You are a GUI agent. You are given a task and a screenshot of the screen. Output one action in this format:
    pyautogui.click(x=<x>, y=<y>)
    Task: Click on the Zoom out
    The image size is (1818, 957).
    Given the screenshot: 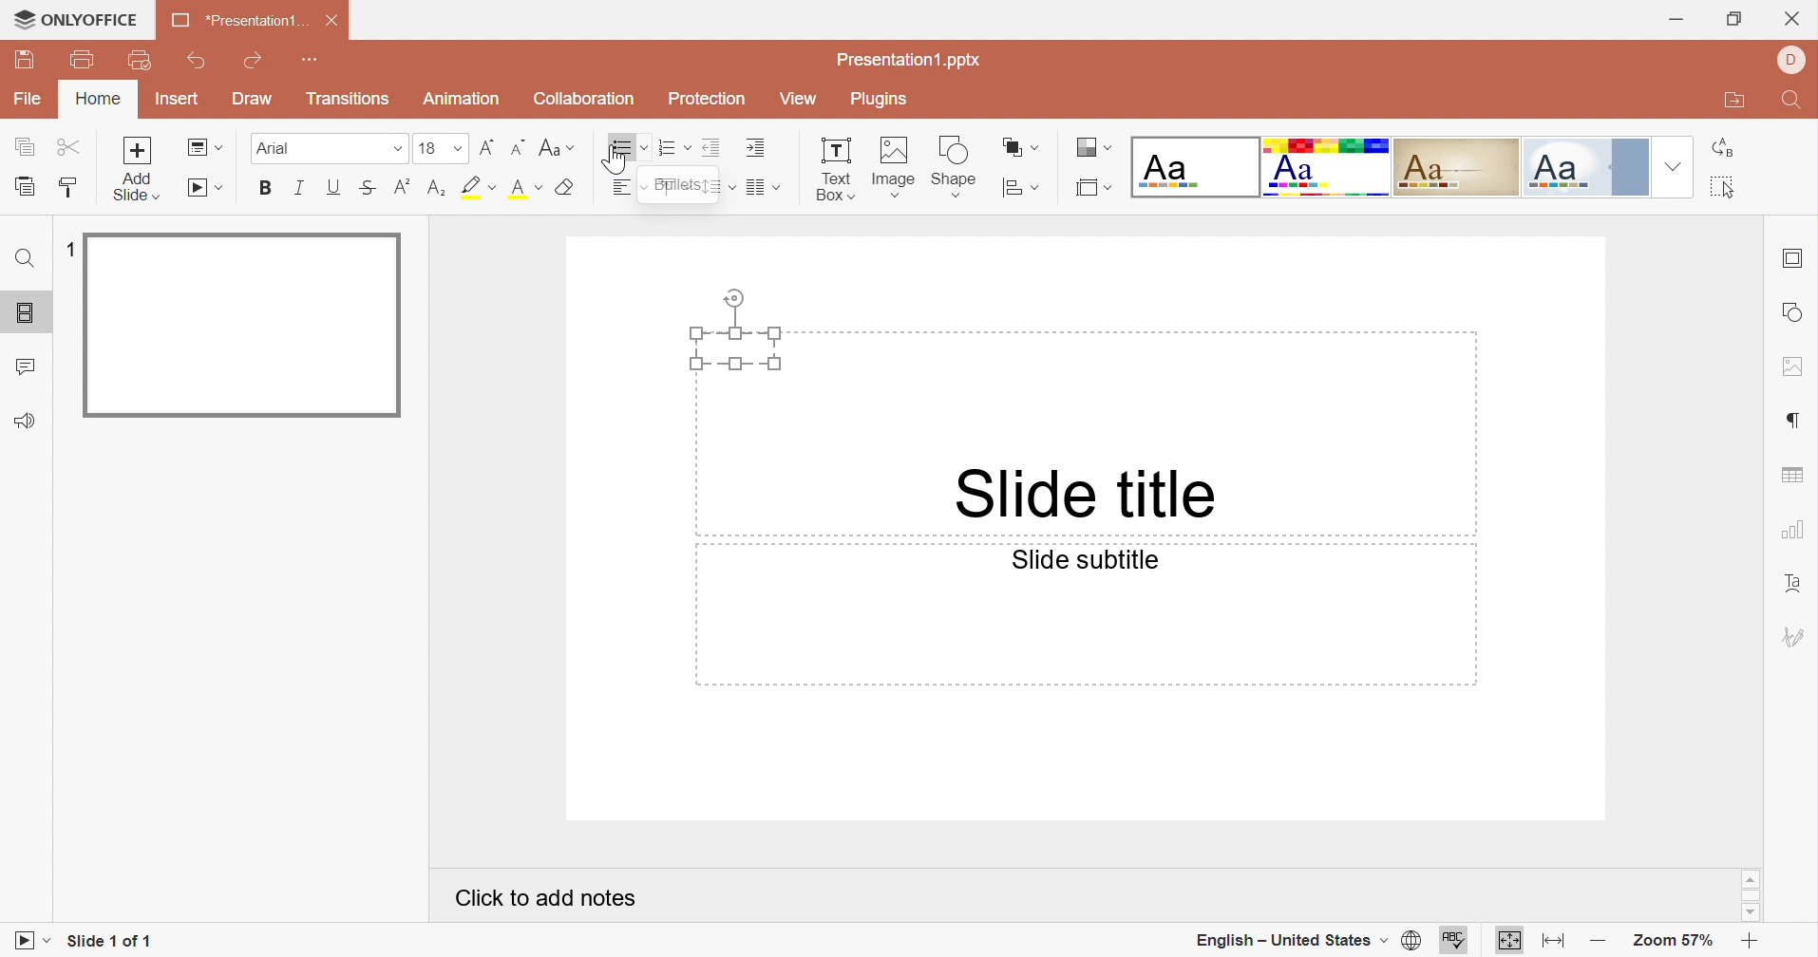 What is the action you would take?
    pyautogui.click(x=1600, y=940)
    